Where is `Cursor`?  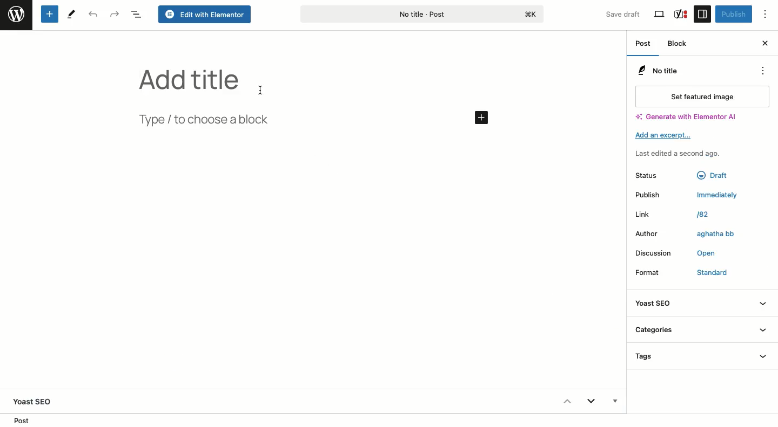
Cursor is located at coordinates (263, 89).